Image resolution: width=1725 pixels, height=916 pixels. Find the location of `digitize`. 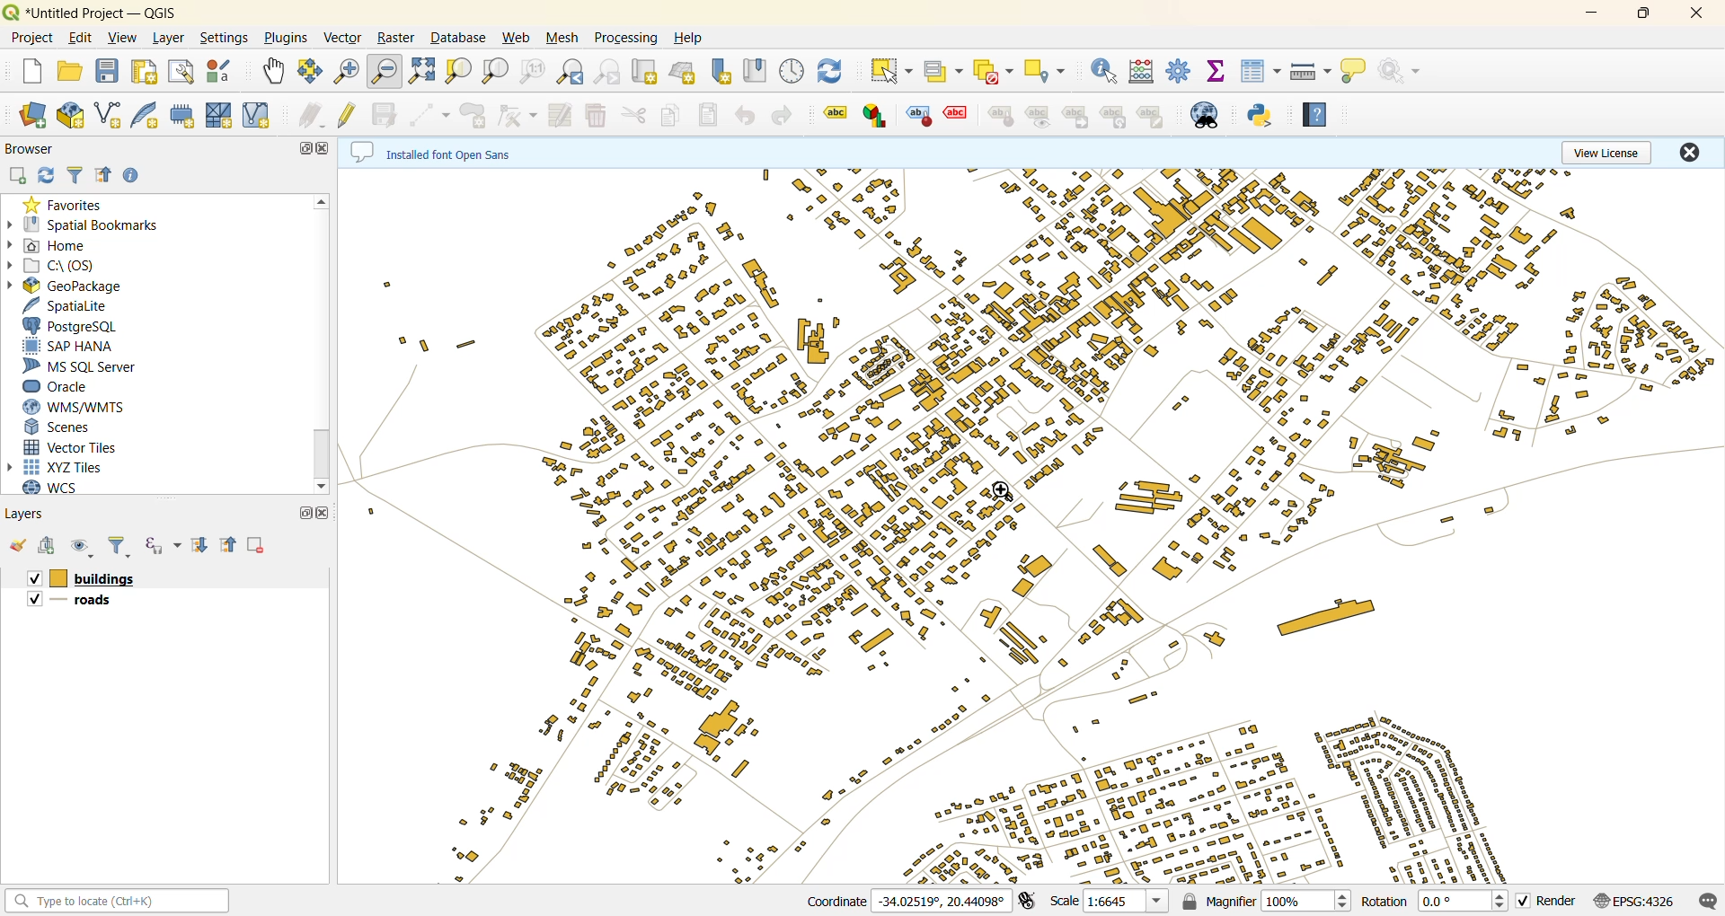

digitize is located at coordinates (432, 115).